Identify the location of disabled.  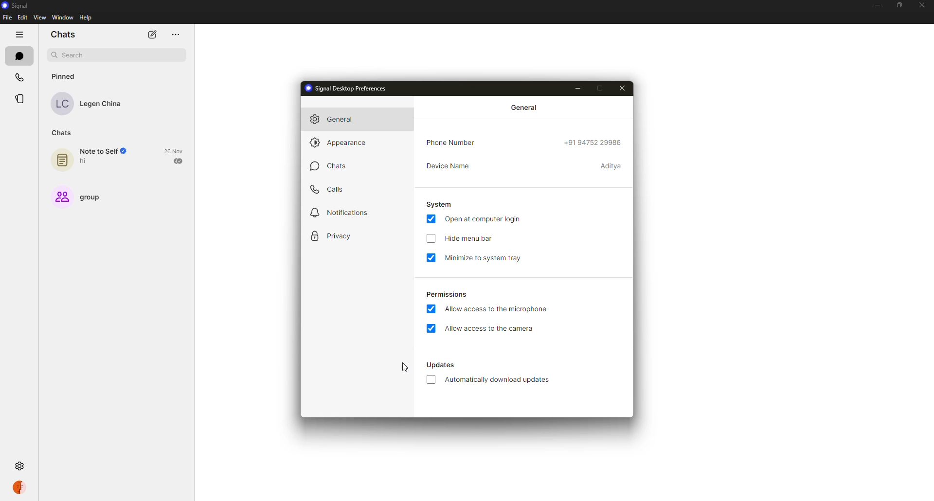
(432, 380).